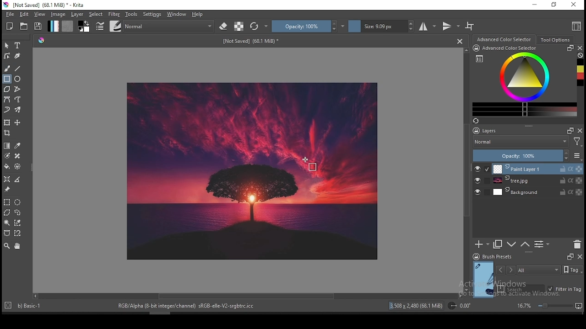 The image size is (586, 329). I want to click on scroll bar, so click(157, 313).